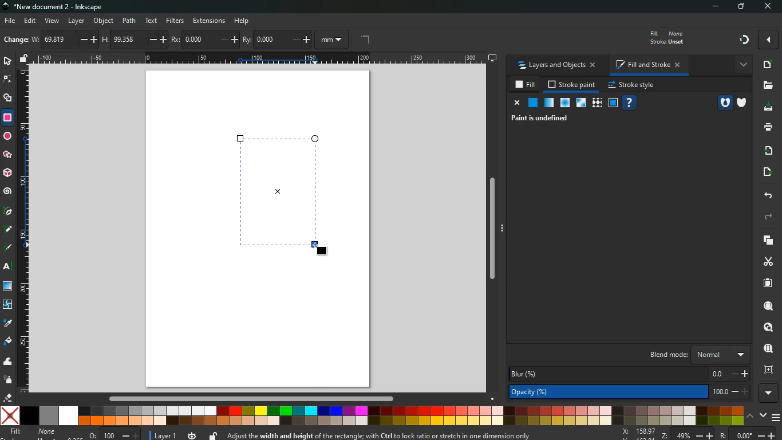  Describe the element at coordinates (8, 174) in the screenshot. I see `3d tool` at that location.